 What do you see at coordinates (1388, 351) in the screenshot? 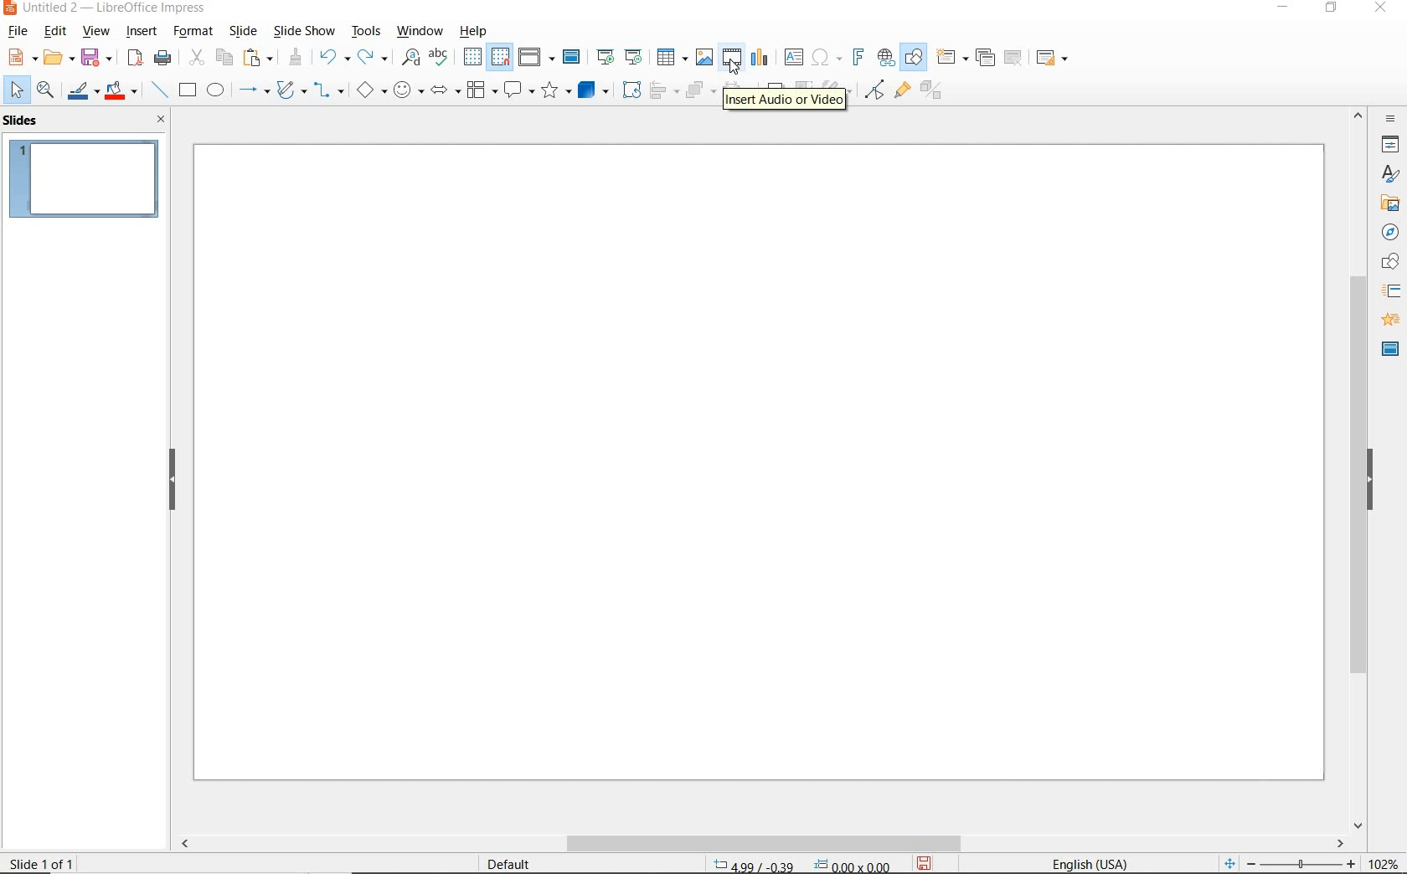
I see `MASTER SLIDE` at bounding box center [1388, 351].